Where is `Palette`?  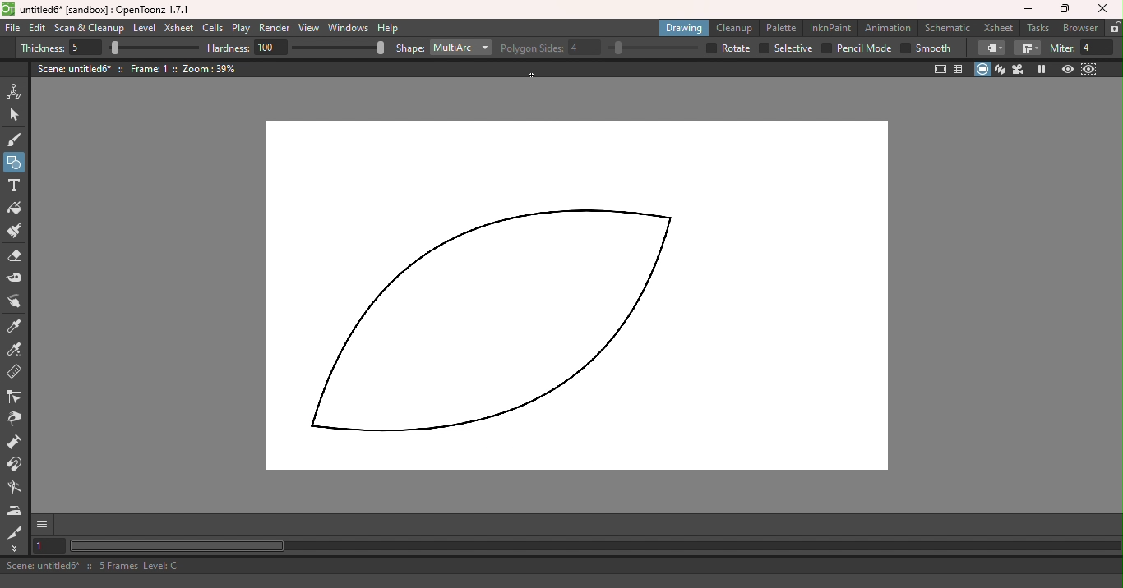
Palette is located at coordinates (780, 28).